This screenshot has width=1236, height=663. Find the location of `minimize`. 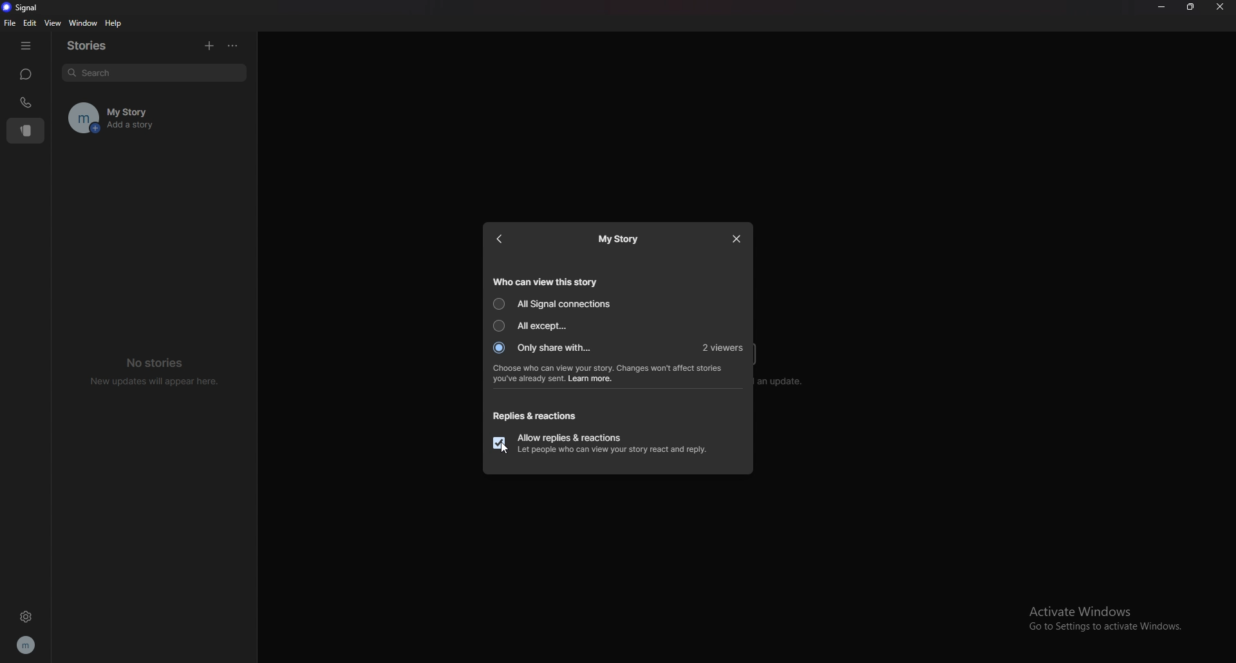

minimize is located at coordinates (1162, 7).